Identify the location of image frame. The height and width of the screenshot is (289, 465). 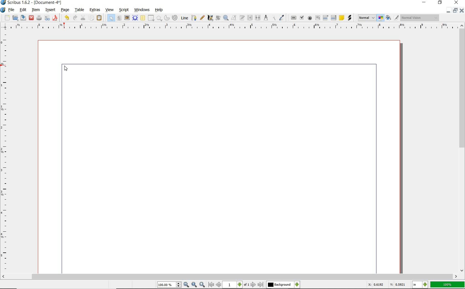
(127, 18).